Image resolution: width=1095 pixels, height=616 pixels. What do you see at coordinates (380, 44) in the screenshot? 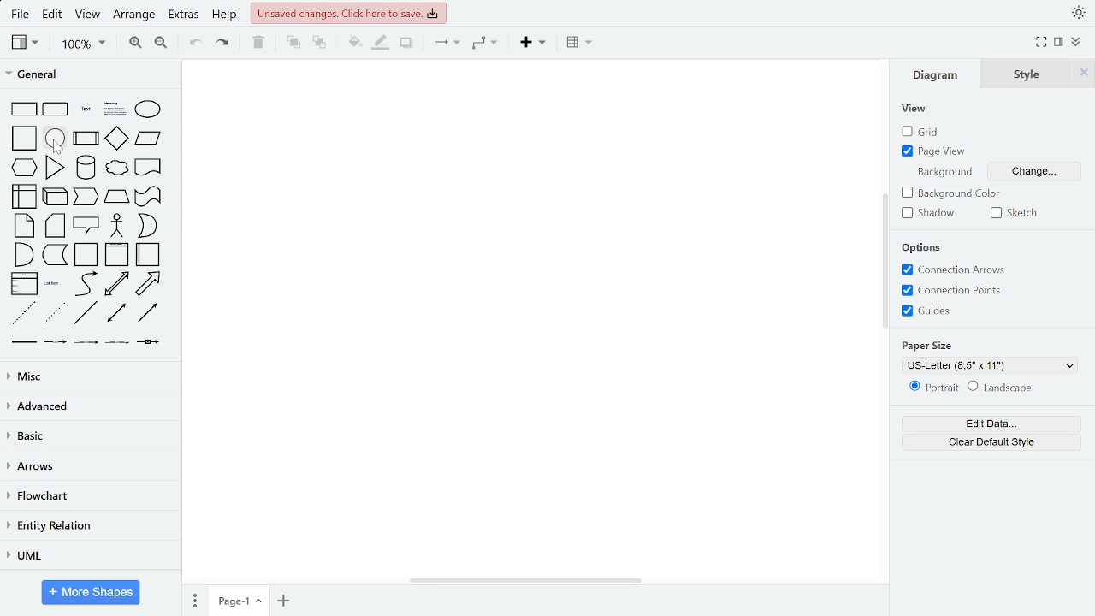
I see `fill line` at bounding box center [380, 44].